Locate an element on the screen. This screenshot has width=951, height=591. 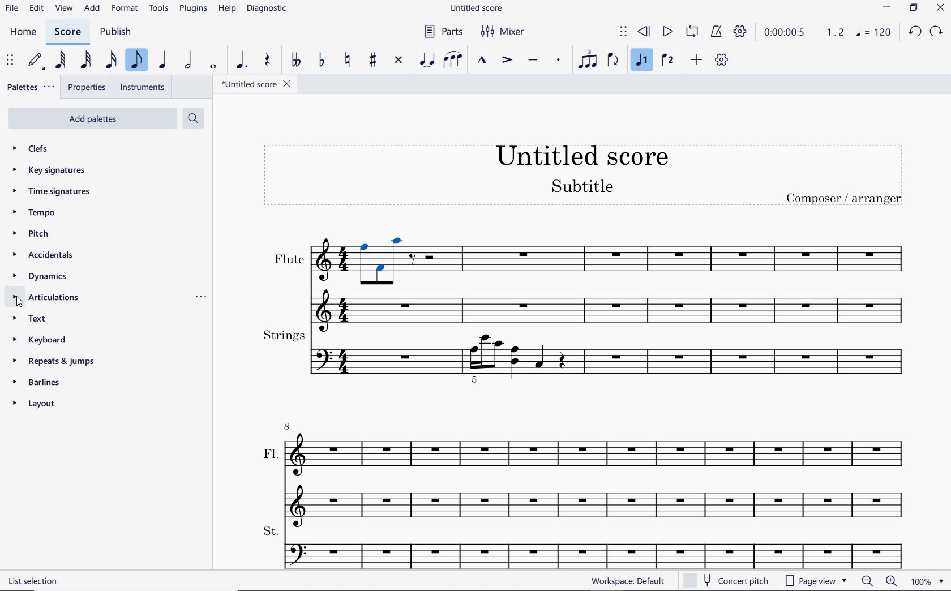
SELECT TO MOVE is located at coordinates (10, 61).